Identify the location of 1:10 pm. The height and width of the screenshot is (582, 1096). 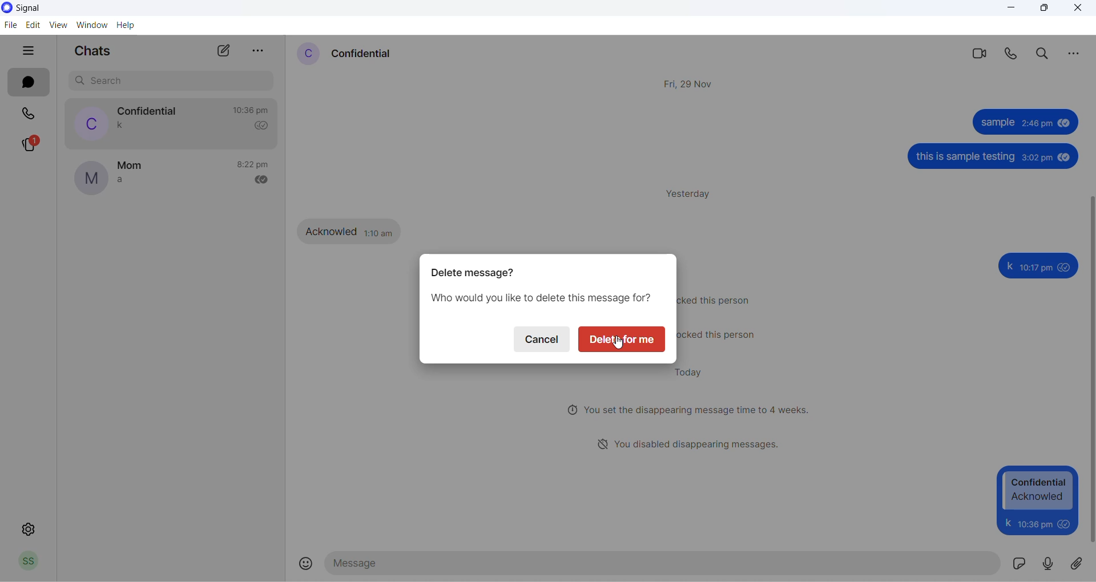
(381, 232).